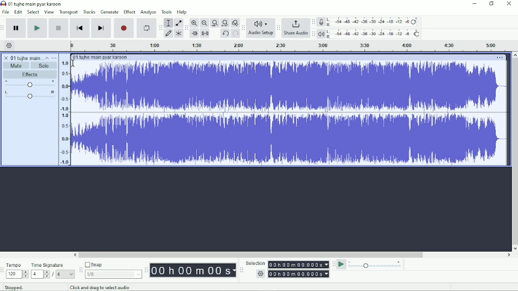  What do you see at coordinates (255, 263) in the screenshot?
I see `Selection` at bounding box center [255, 263].